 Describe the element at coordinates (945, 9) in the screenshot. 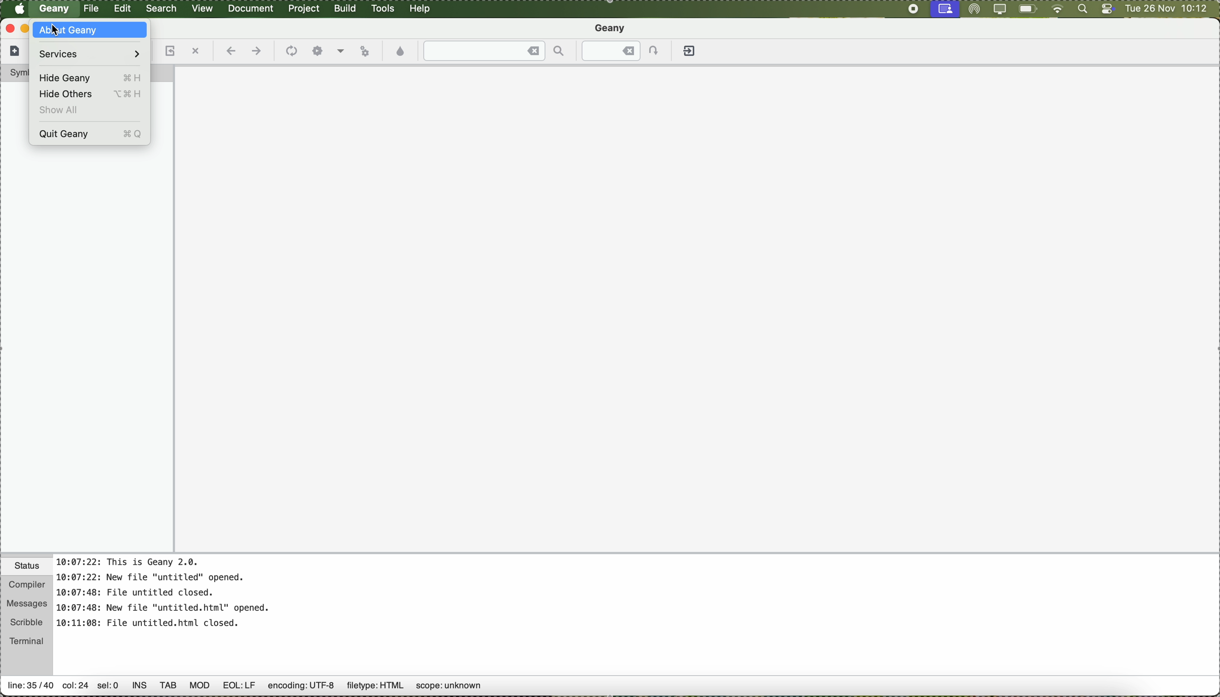

I see `screen` at that location.